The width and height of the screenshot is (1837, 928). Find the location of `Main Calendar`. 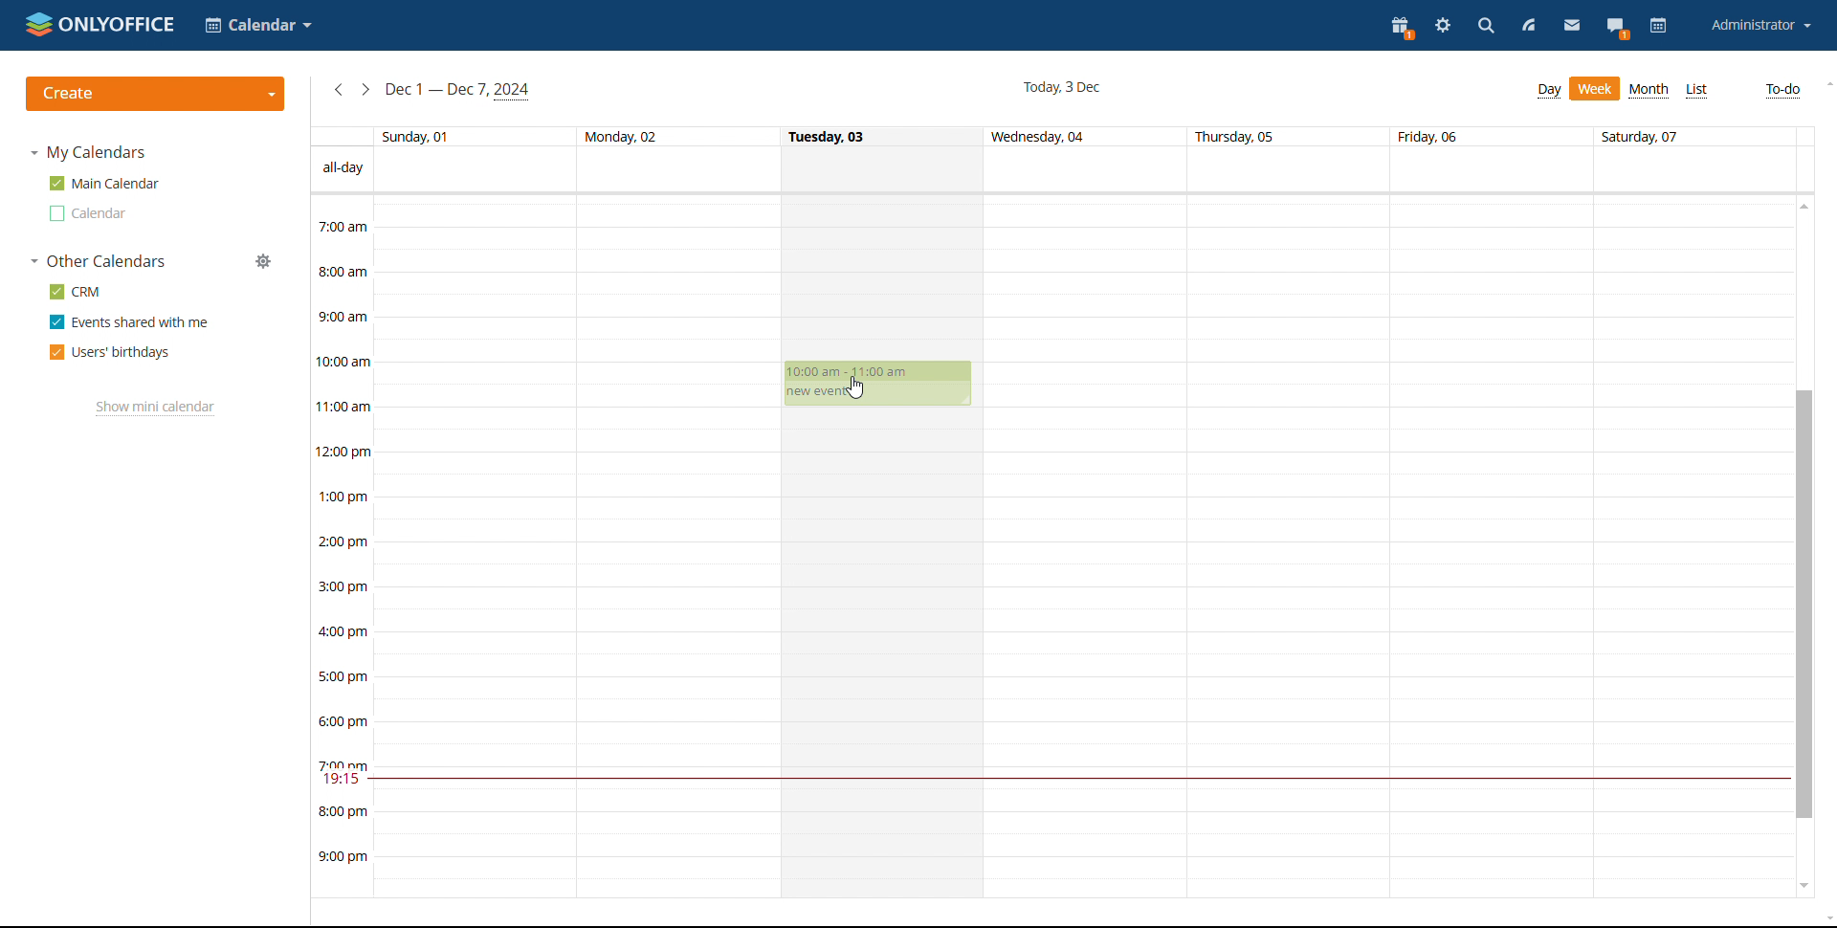

Main Calendar is located at coordinates (105, 183).